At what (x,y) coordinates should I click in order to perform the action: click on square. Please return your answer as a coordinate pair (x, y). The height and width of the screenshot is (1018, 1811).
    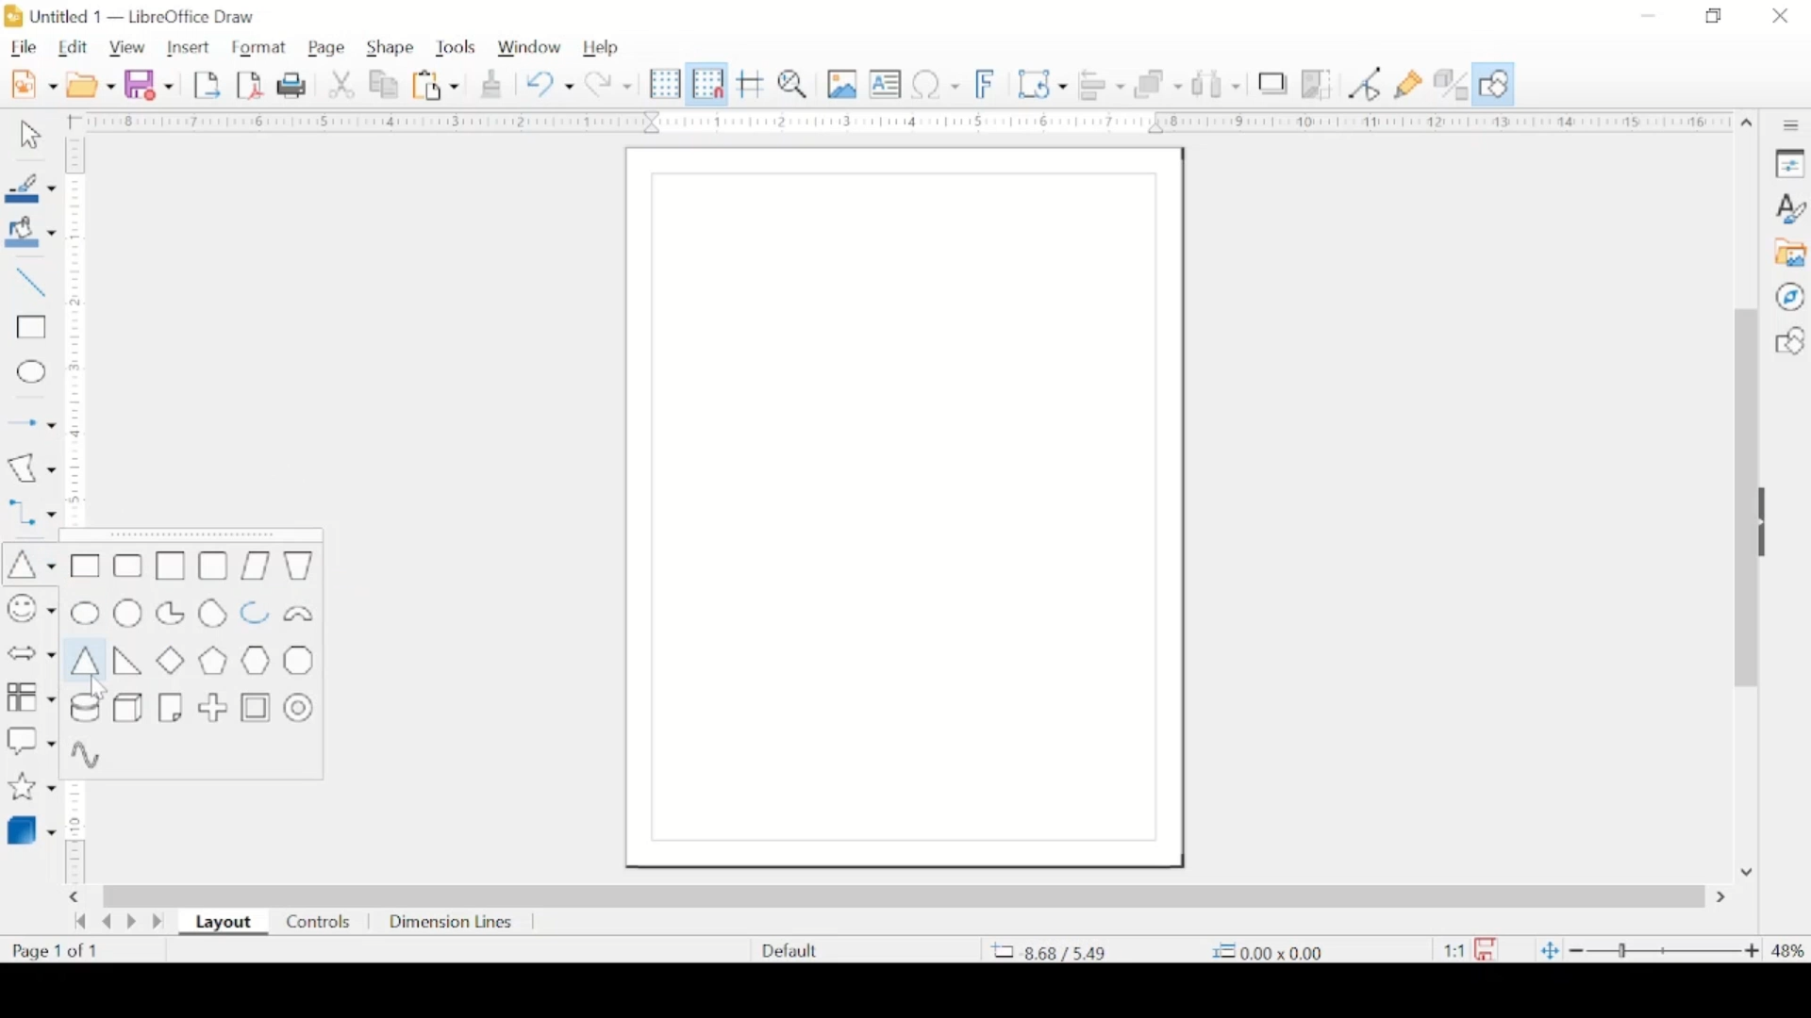
    Looking at the image, I should click on (172, 566).